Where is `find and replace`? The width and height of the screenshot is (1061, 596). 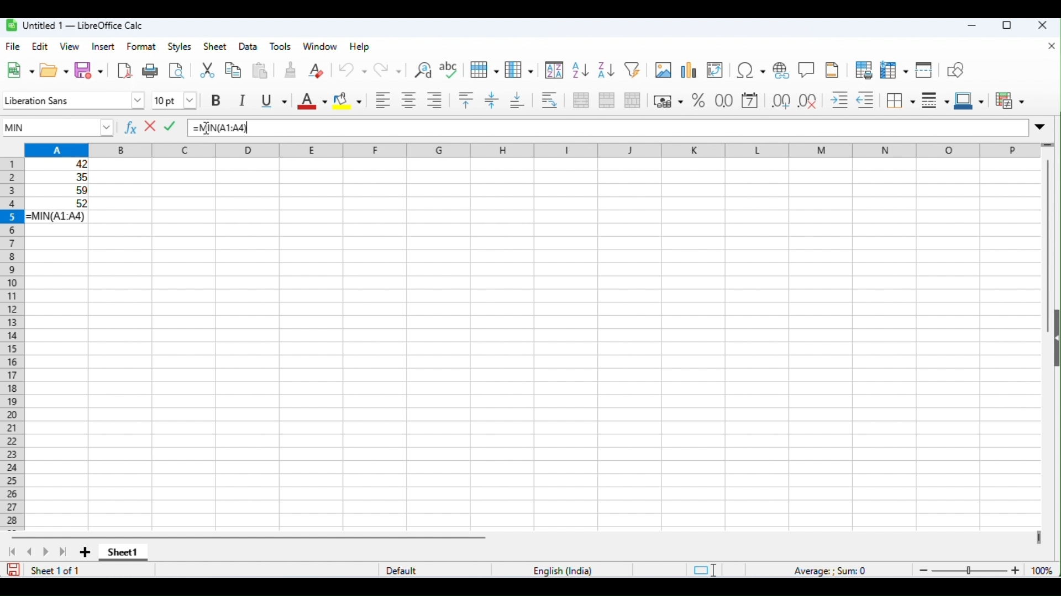 find and replace is located at coordinates (421, 69).